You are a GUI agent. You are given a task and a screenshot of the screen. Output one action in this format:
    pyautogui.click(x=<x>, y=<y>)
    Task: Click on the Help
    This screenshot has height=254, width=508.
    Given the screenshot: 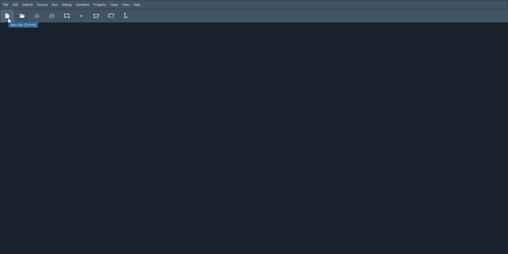 What is the action you would take?
    pyautogui.click(x=138, y=5)
    